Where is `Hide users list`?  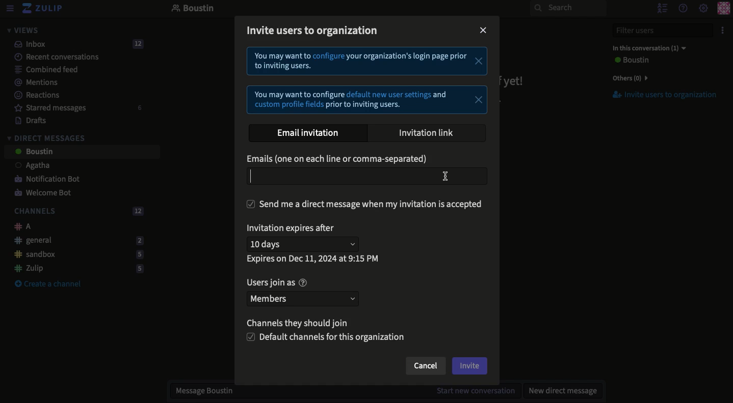 Hide users list is located at coordinates (661, 8).